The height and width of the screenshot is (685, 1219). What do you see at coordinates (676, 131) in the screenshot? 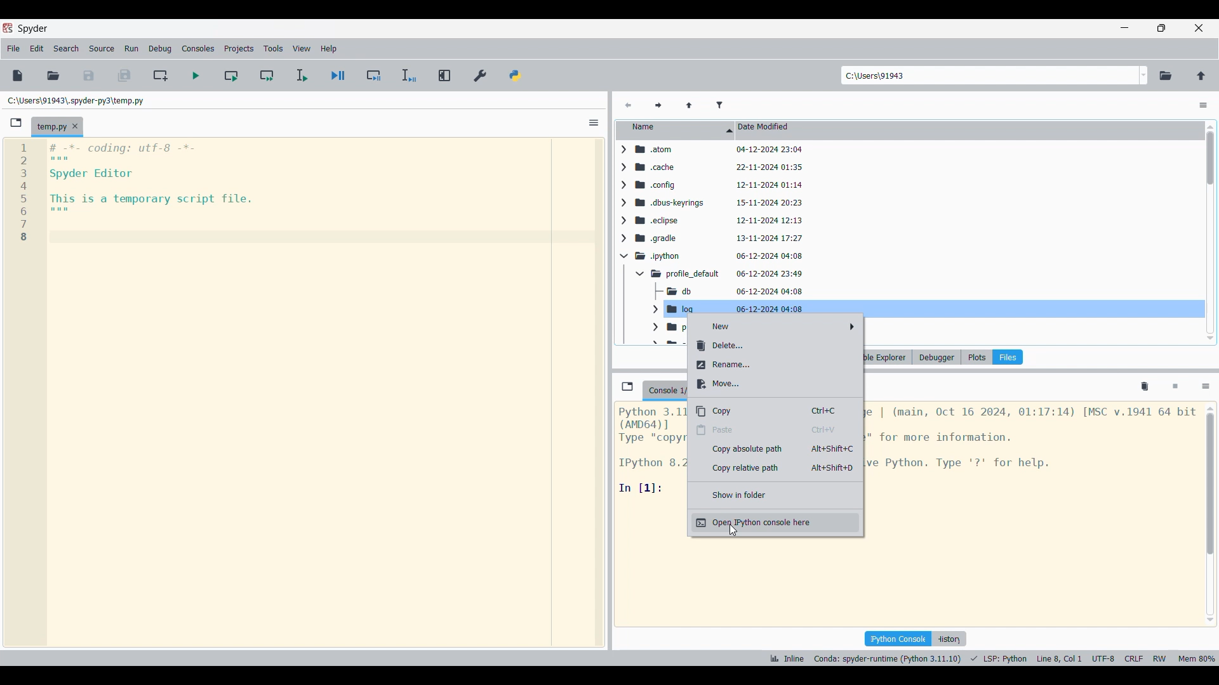
I see `Name column, current sorting` at bounding box center [676, 131].